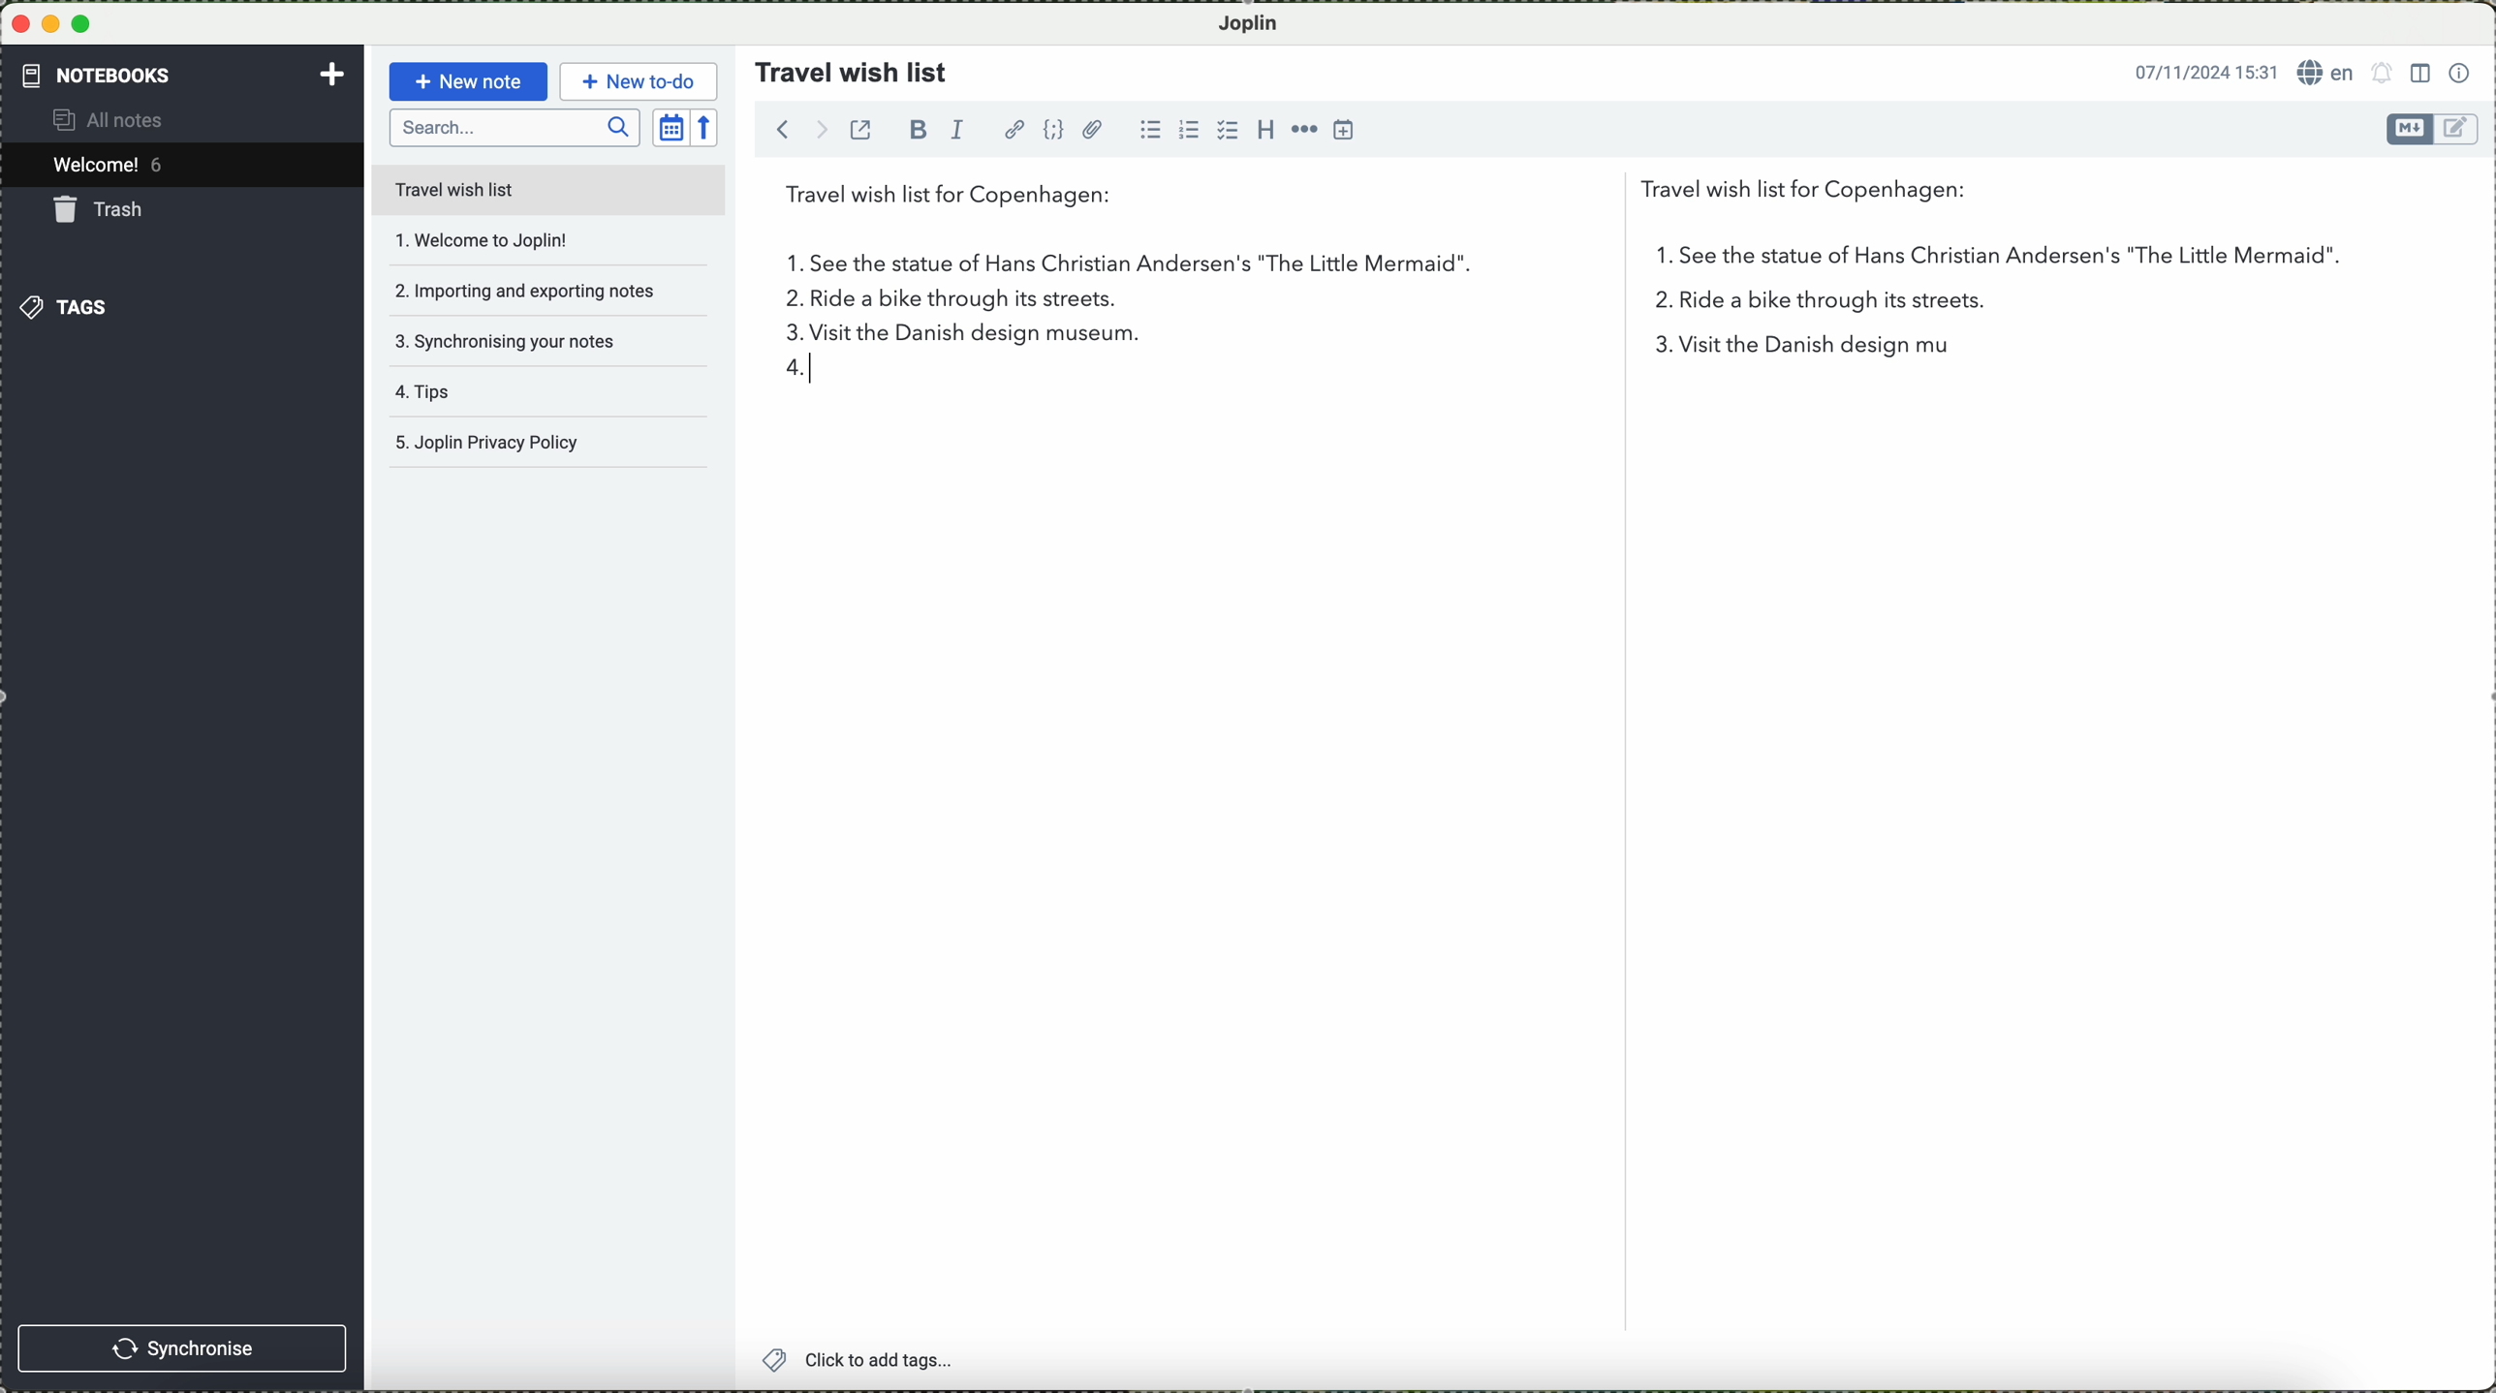 This screenshot has height=1393, width=2496. What do you see at coordinates (86, 24) in the screenshot?
I see `maximize` at bounding box center [86, 24].